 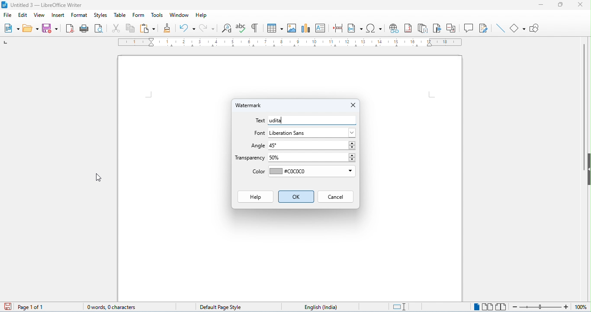 I want to click on text, so click(x=260, y=121).